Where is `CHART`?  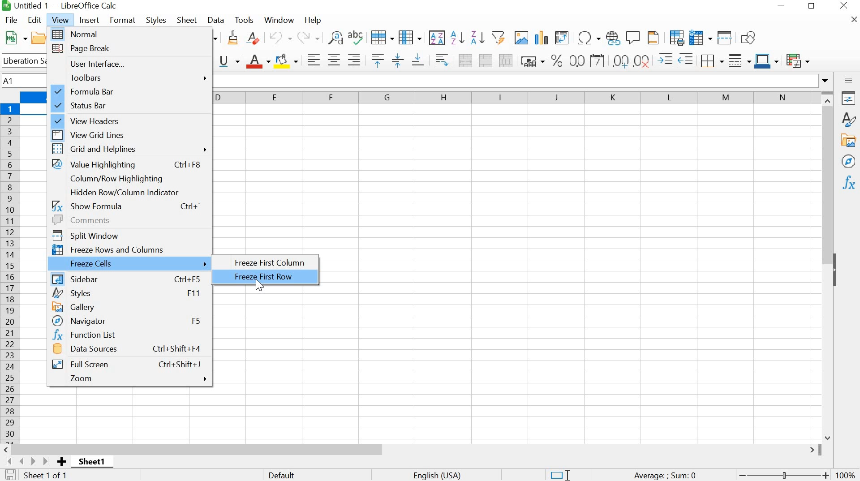 CHART is located at coordinates (540, 38).